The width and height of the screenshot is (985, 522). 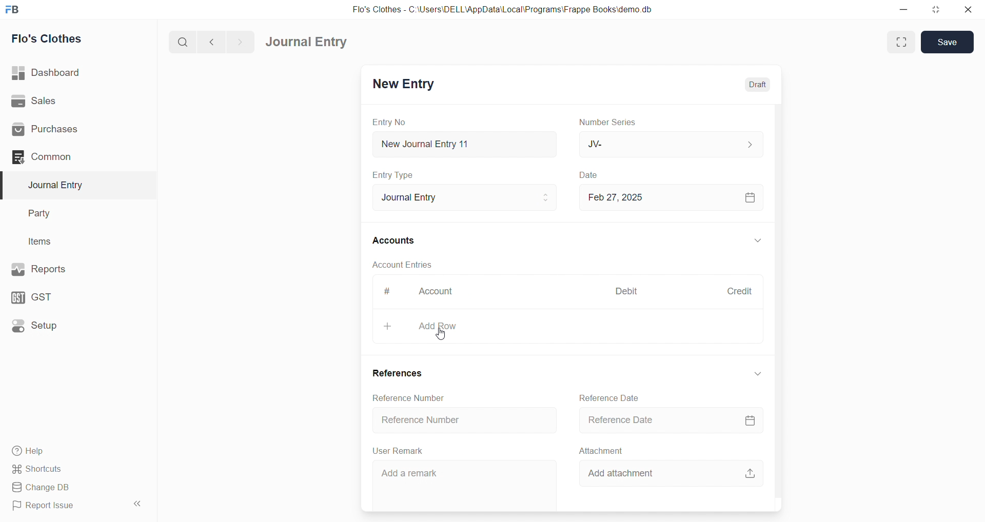 I want to click on cursor, so click(x=444, y=334).